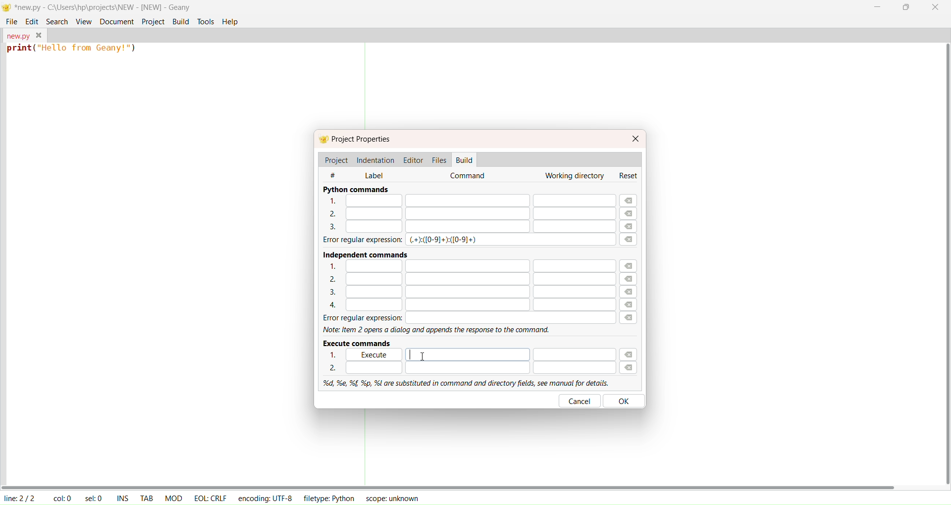 The height and width of the screenshot is (505, 951). I want to click on python commands, so click(356, 189).